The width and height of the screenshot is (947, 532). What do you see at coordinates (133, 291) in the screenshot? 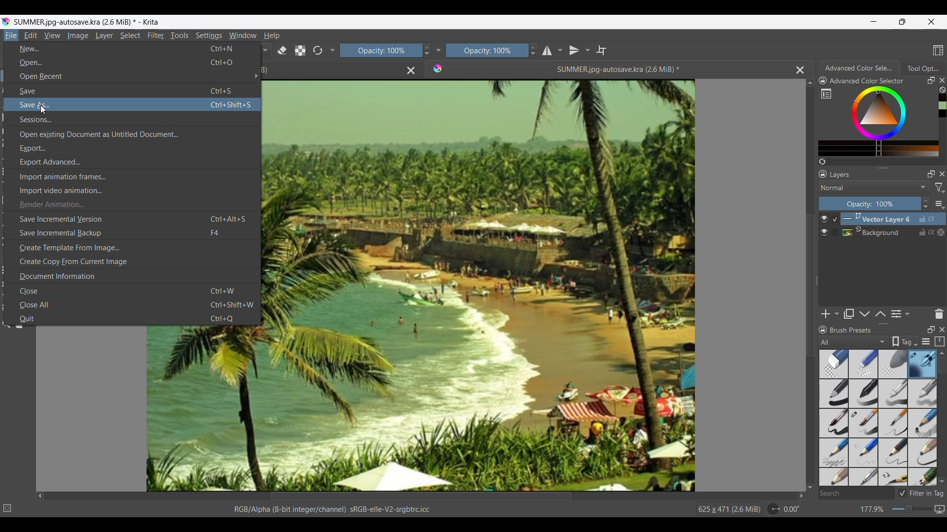
I see `Close` at bounding box center [133, 291].